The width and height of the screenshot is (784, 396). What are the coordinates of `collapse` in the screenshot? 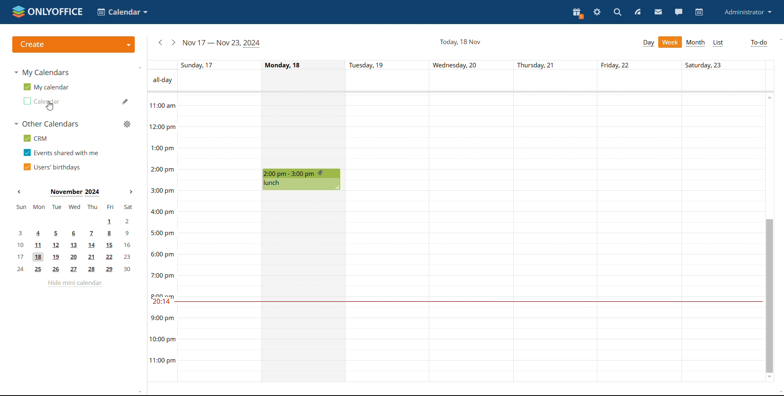 It's located at (140, 68).